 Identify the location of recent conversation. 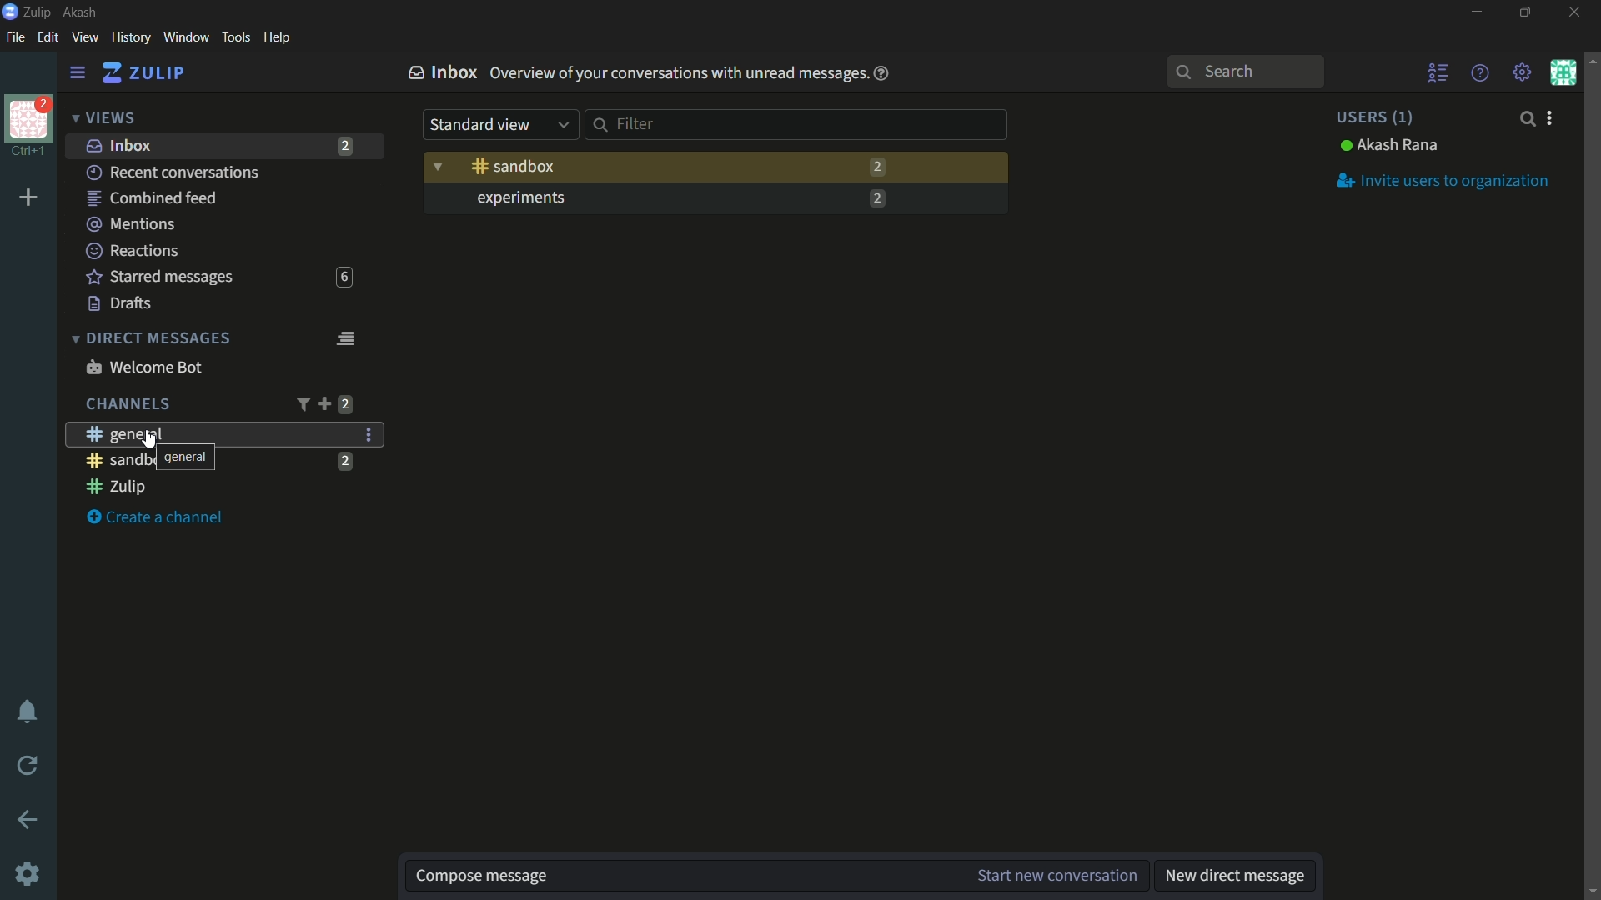
(174, 172).